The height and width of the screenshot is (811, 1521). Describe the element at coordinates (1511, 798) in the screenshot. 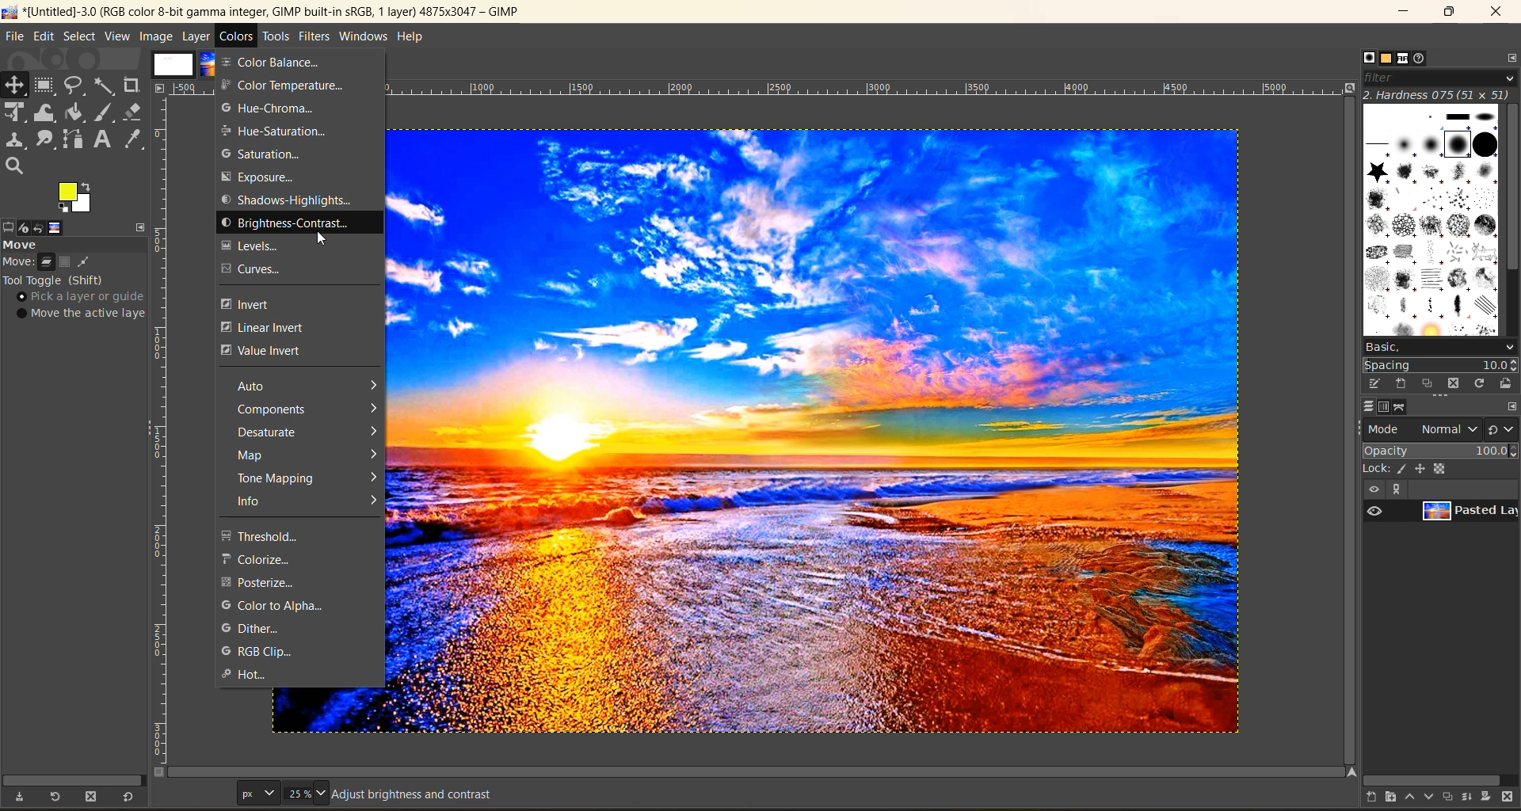

I see `delete this layer` at that location.